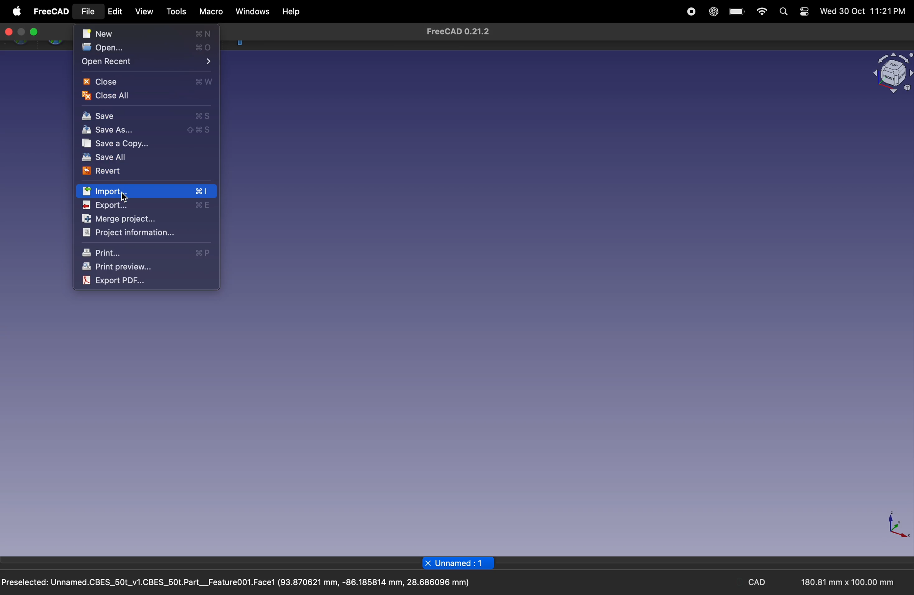 The height and width of the screenshot is (595, 914). I want to click on new, so click(147, 34).